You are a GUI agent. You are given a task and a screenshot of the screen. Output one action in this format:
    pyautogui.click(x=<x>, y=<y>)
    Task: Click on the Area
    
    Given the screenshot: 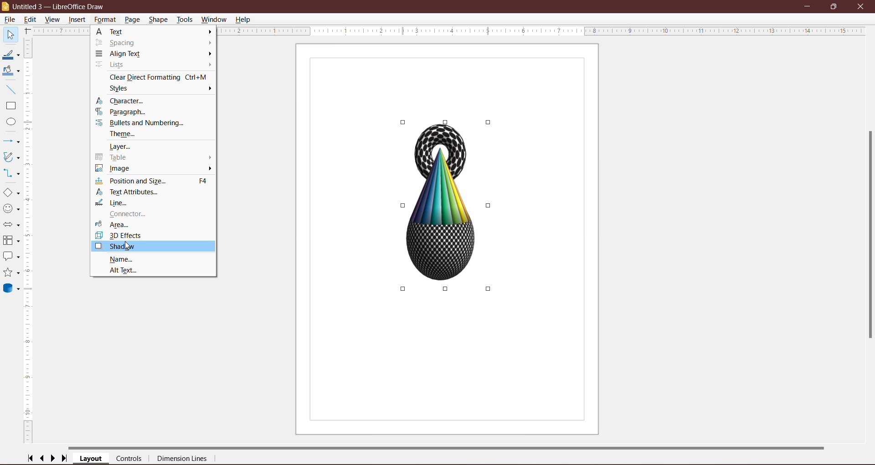 What is the action you would take?
    pyautogui.click(x=114, y=224)
    